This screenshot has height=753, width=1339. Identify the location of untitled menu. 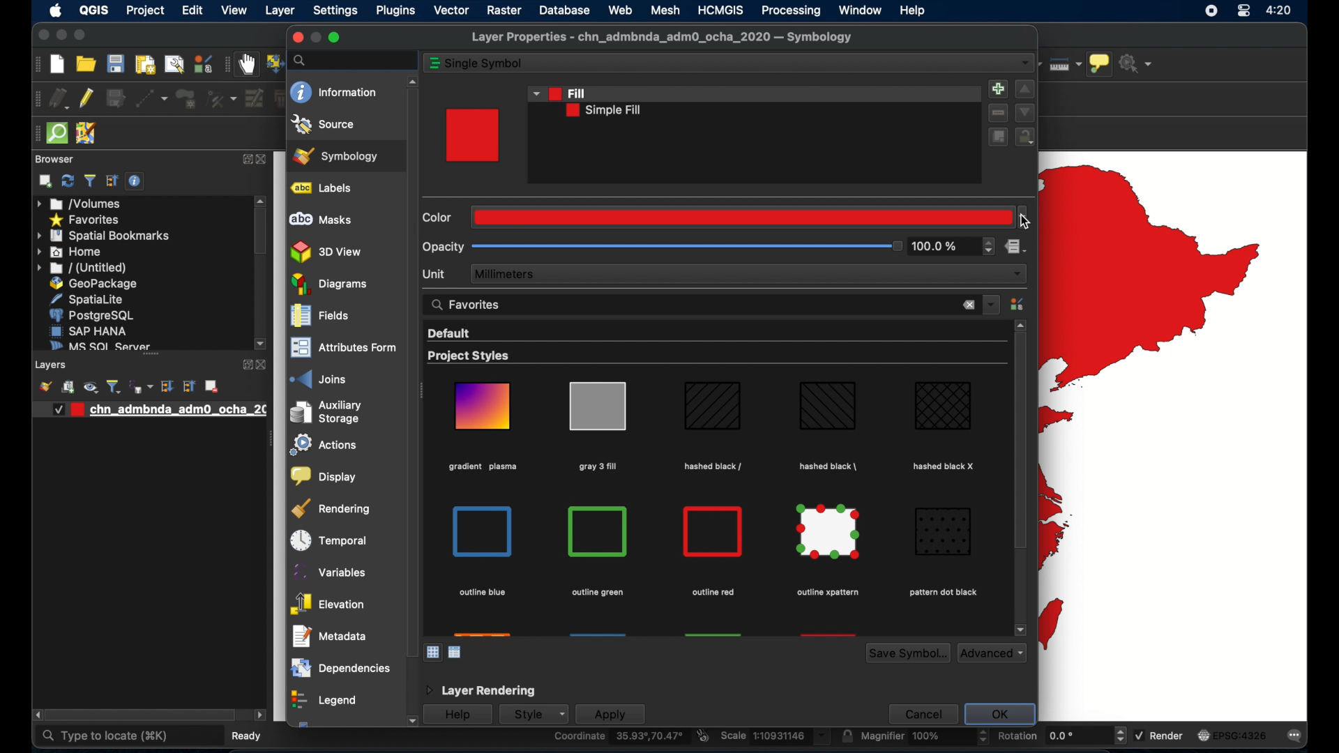
(80, 268).